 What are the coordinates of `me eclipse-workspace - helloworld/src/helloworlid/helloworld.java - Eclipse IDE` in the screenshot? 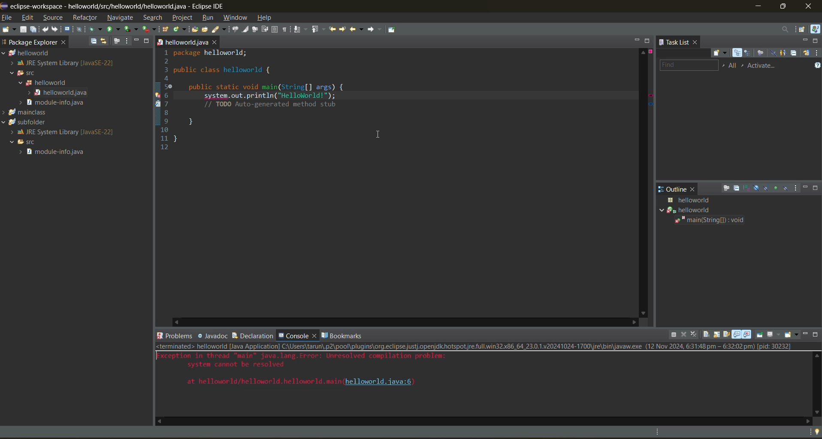 It's located at (117, 6).